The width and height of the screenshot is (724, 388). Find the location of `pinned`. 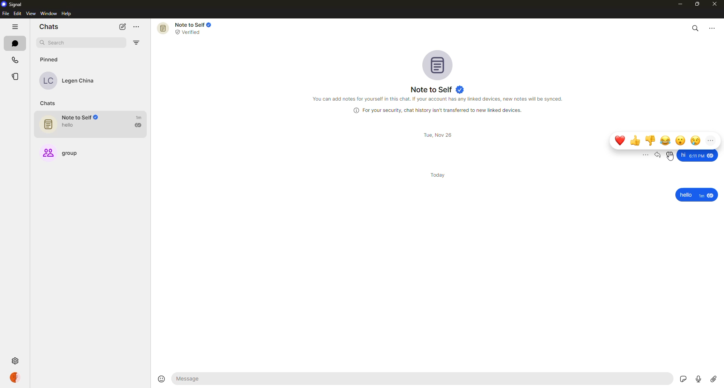

pinned is located at coordinates (49, 60).